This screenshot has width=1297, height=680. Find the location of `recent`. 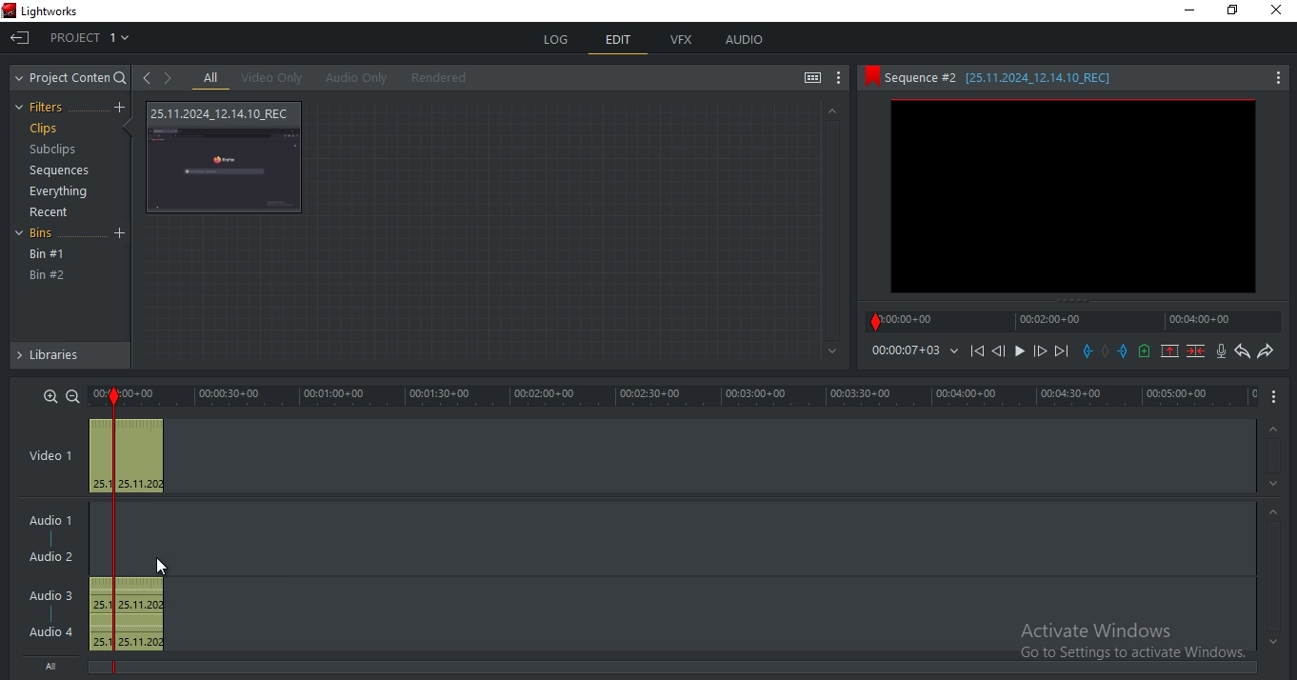

recent is located at coordinates (51, 212).